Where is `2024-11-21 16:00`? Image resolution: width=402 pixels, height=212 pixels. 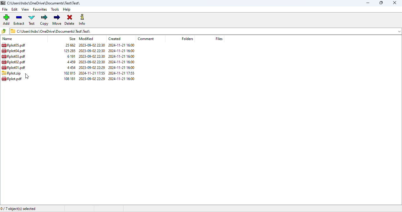 2024-11-21 16:00 is located at coordinates (122, 51).